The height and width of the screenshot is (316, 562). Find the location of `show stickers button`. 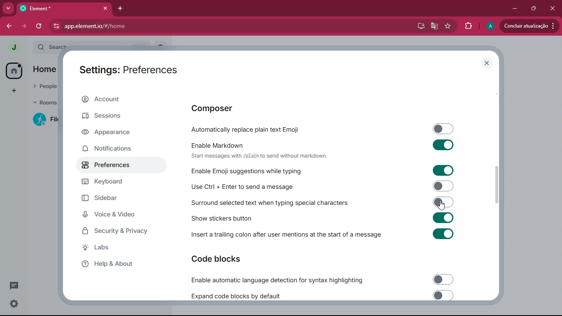

show stickers button is located at coordinates (325, 217).